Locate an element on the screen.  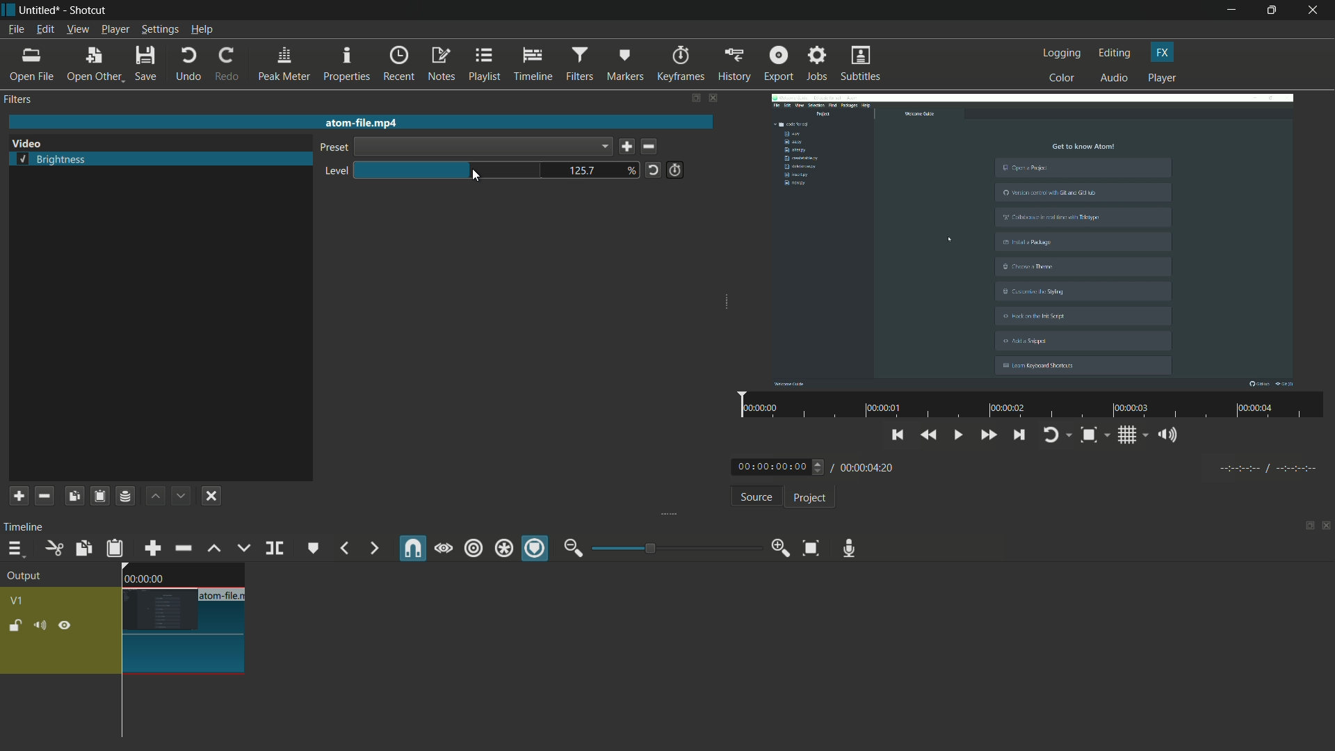
recent is located at coordinates (400, 63).